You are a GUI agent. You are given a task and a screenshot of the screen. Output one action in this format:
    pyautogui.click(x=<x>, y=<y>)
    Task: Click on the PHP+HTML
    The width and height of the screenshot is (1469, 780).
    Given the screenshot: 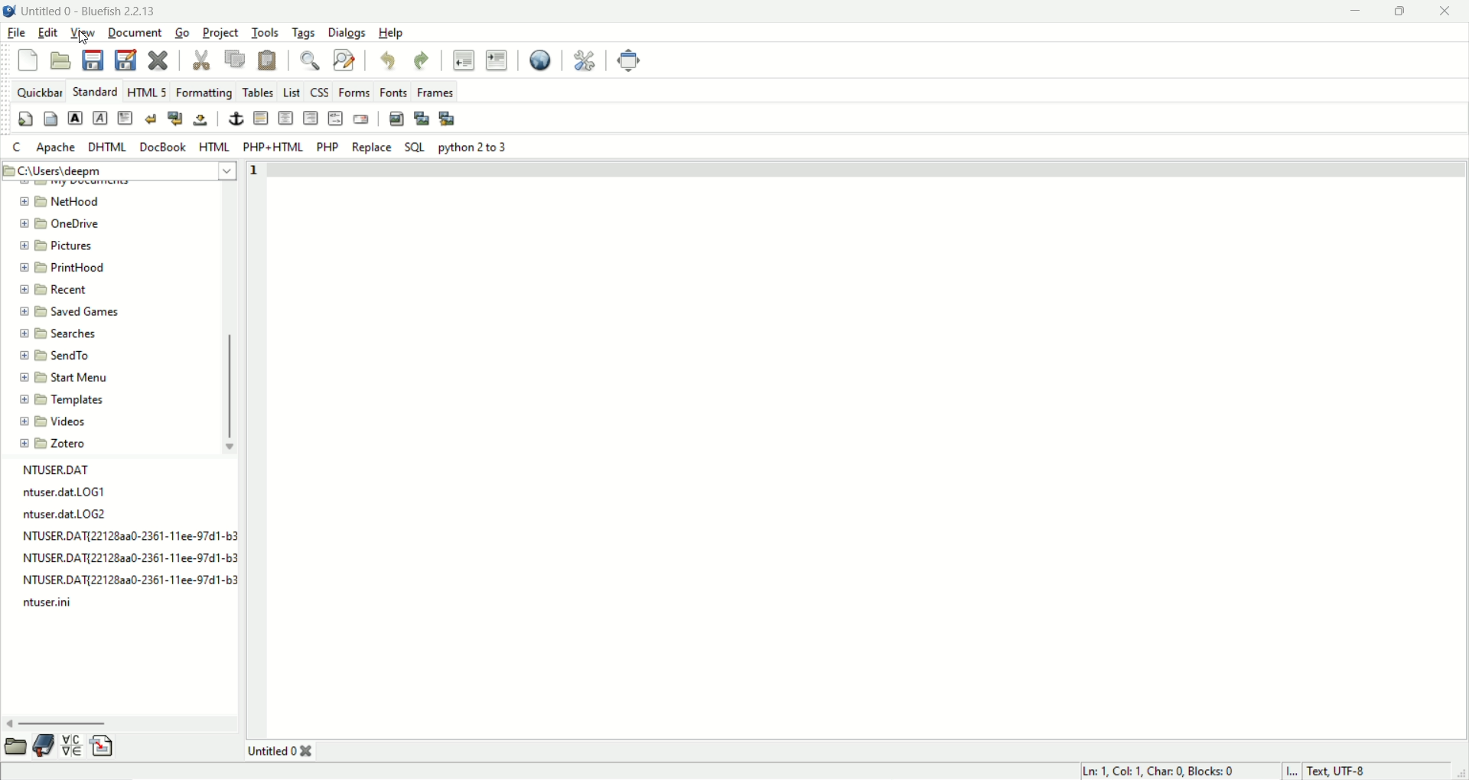 What is the action you would take?
    pyautogui.click(x=274, y=148)
    